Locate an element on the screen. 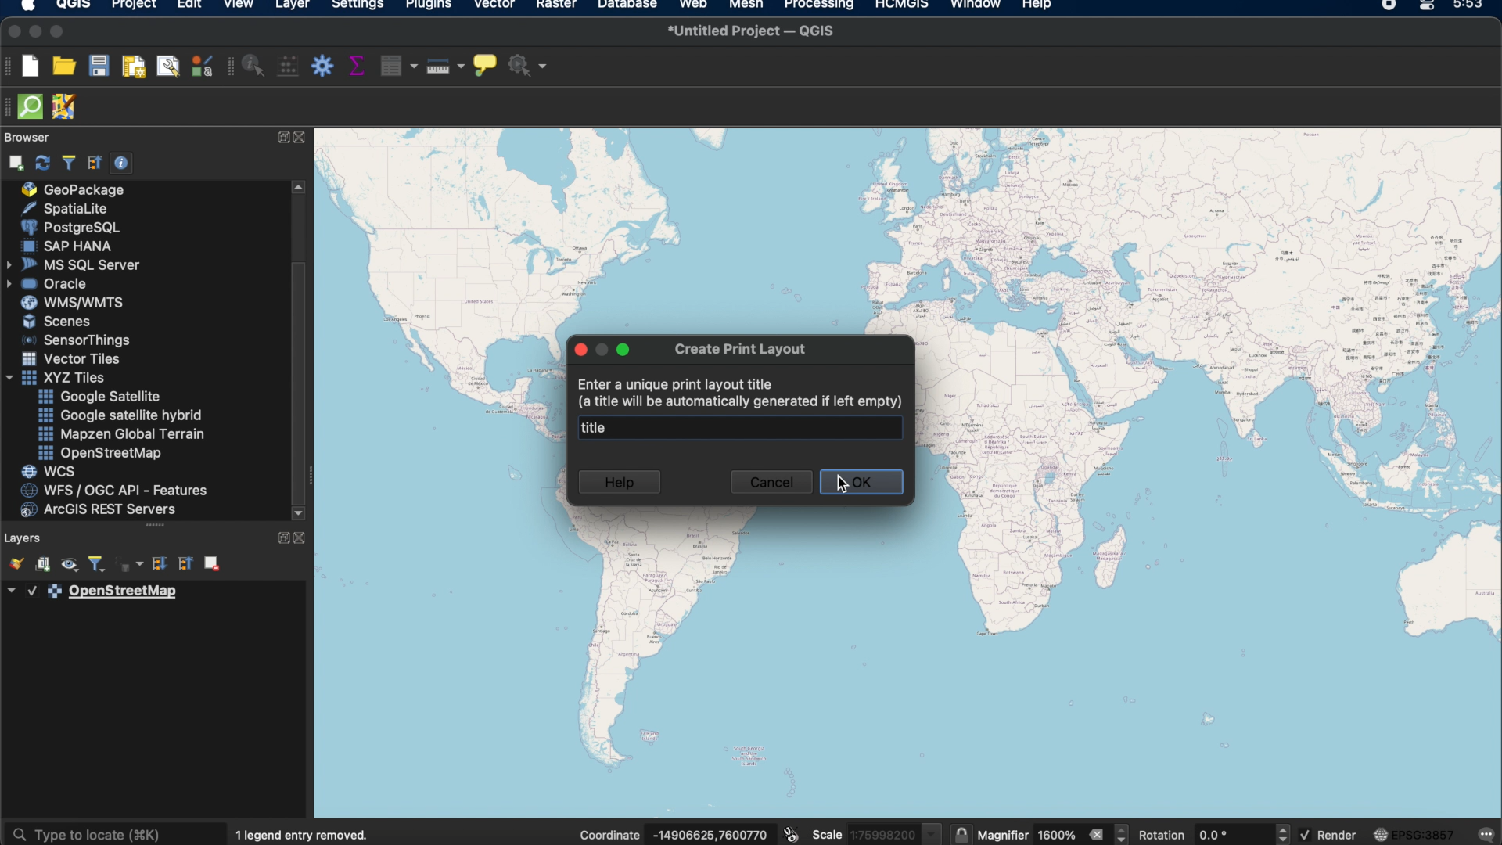  raster is located at coordinates (555, 6).